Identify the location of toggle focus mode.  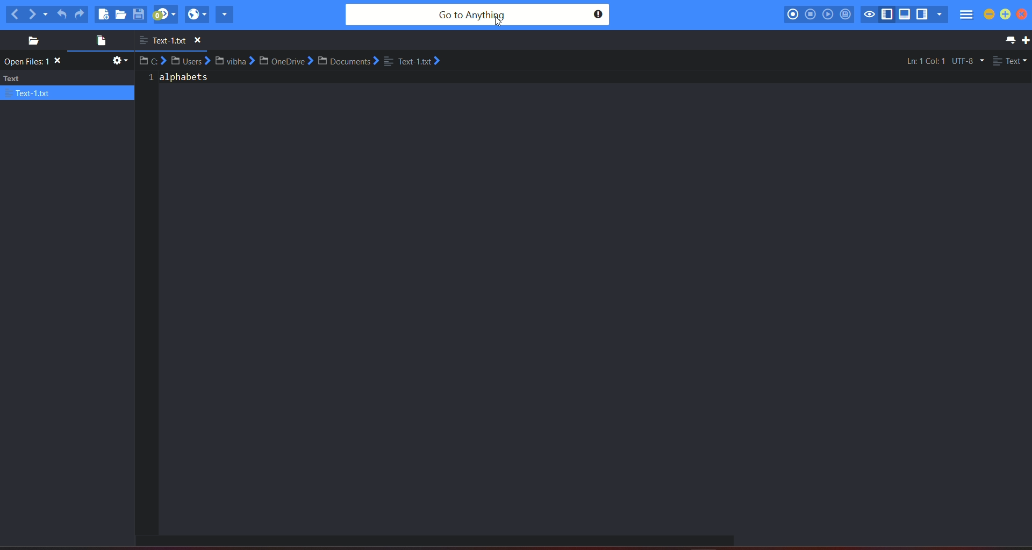
(870, 13).